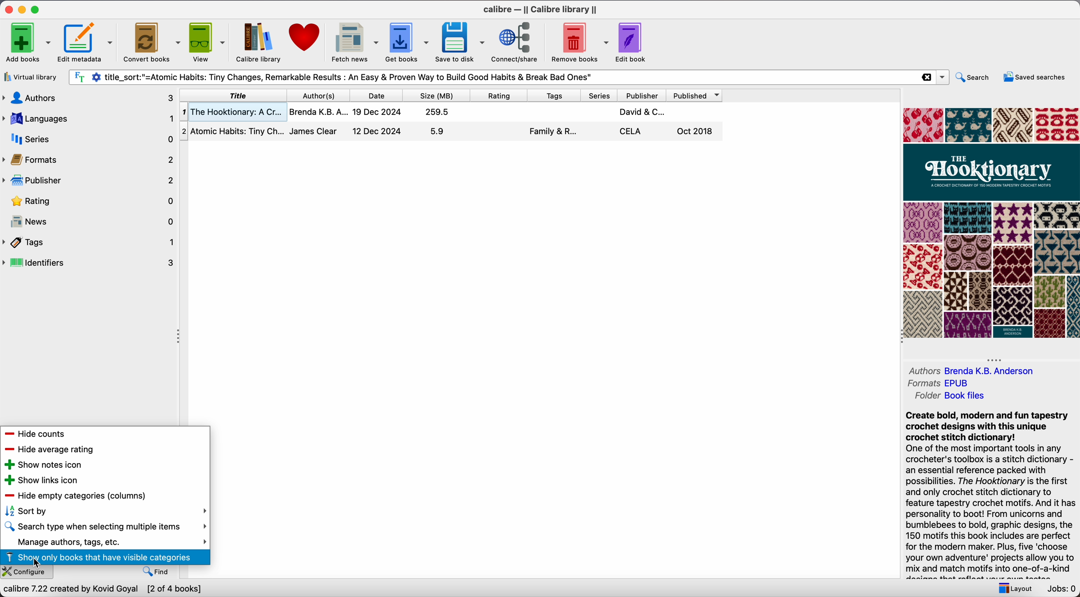 The height and width of the screenshot is (597, 1080). I want to click on 259.5, so click(439, 112).